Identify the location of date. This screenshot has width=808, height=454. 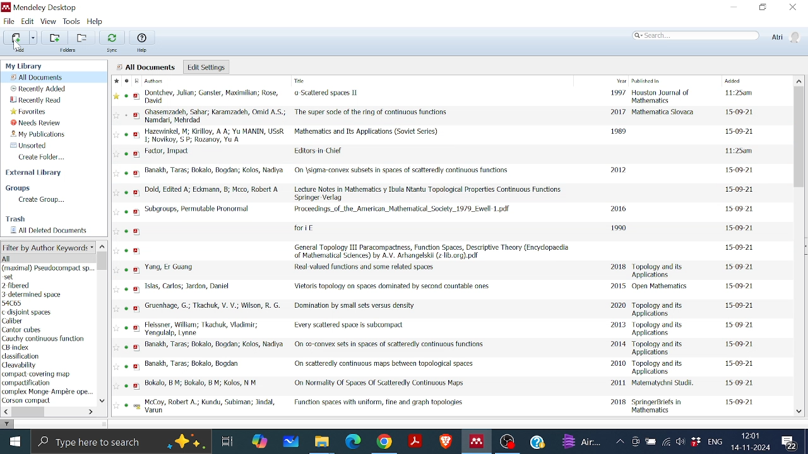
(740, 93).